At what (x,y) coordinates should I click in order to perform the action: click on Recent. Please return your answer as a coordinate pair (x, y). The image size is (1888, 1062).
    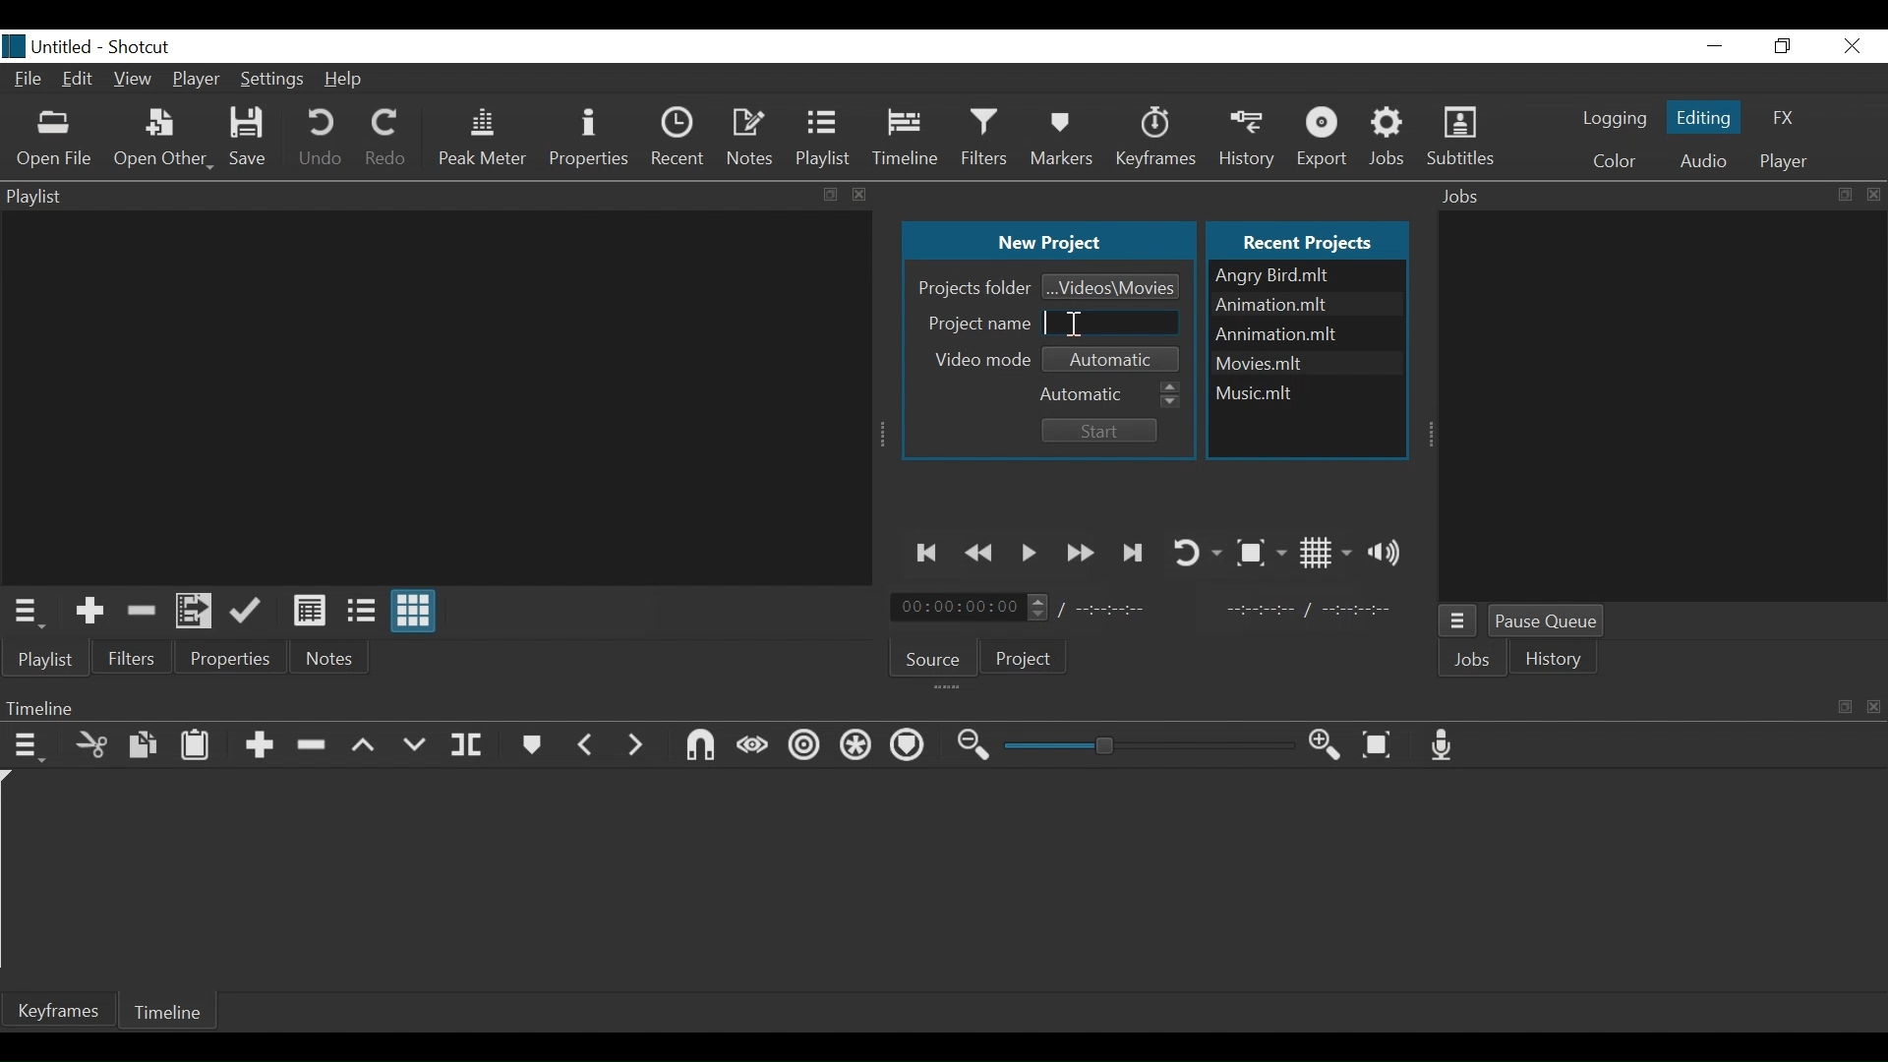
    Looking at the image, I should click on (678, 136).